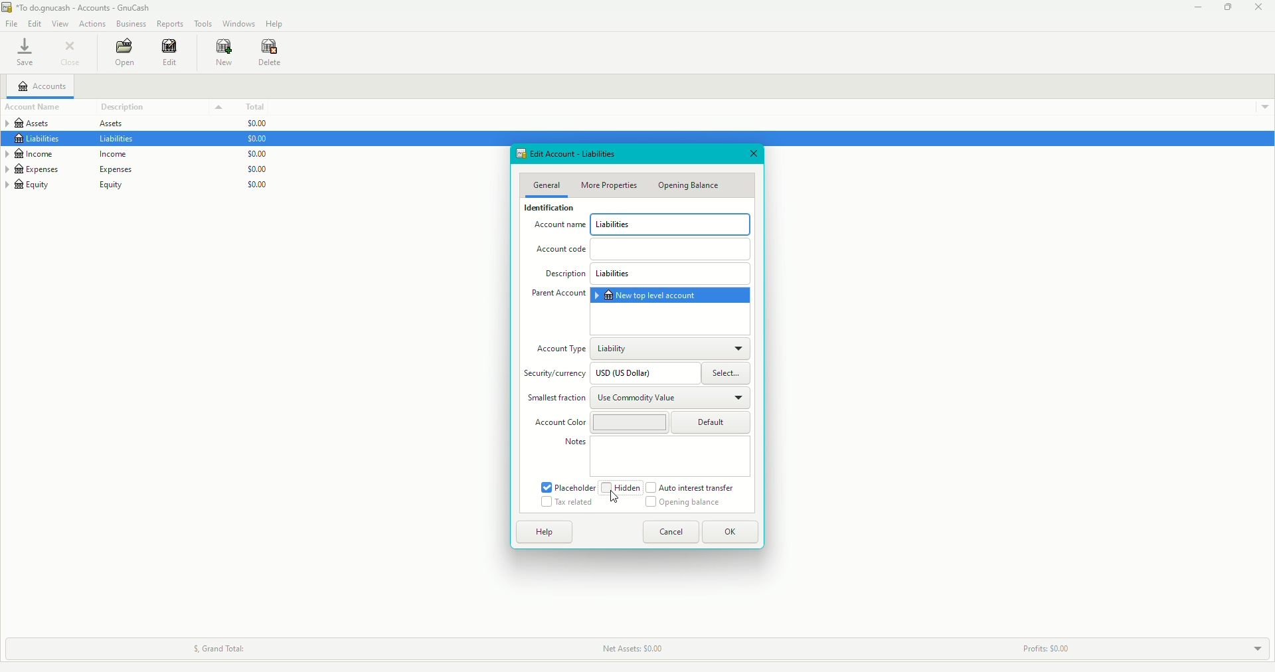  Describe the element at coordinates (752, 153) in the screenshot. I see `Close` at that location.